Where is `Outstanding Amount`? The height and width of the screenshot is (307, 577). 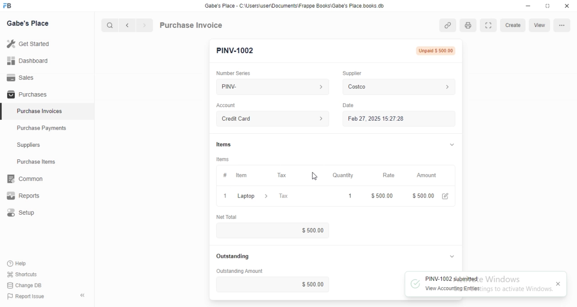 Outstanding Amount is located at coordinates (240, 271).